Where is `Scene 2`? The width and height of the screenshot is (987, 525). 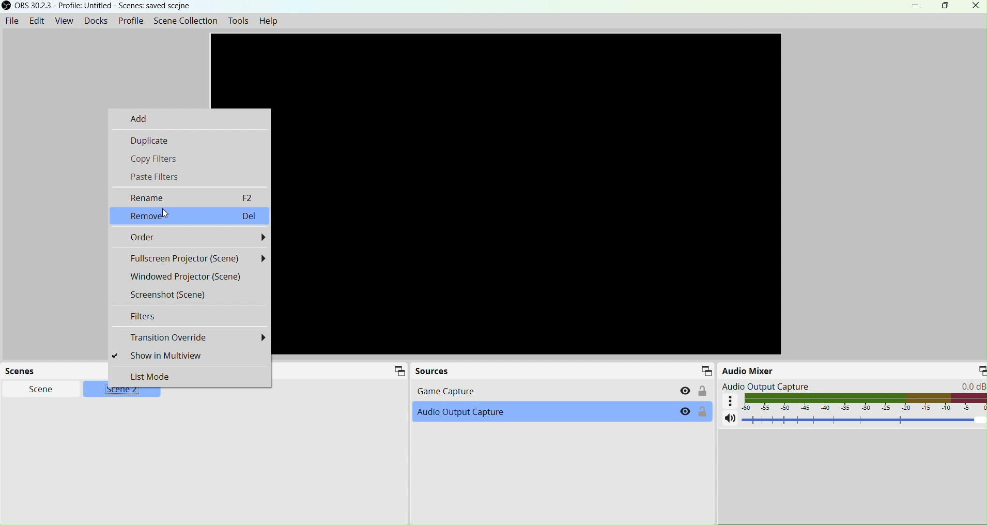
Scene 2 is located at coordinates (127, 392).